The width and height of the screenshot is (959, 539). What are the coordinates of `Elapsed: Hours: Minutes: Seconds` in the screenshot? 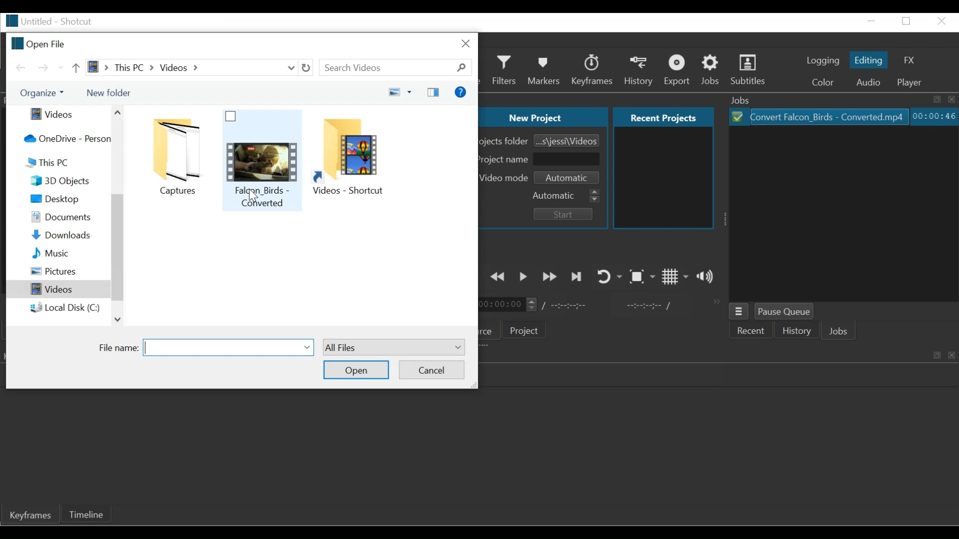 It's located at (934, 116).